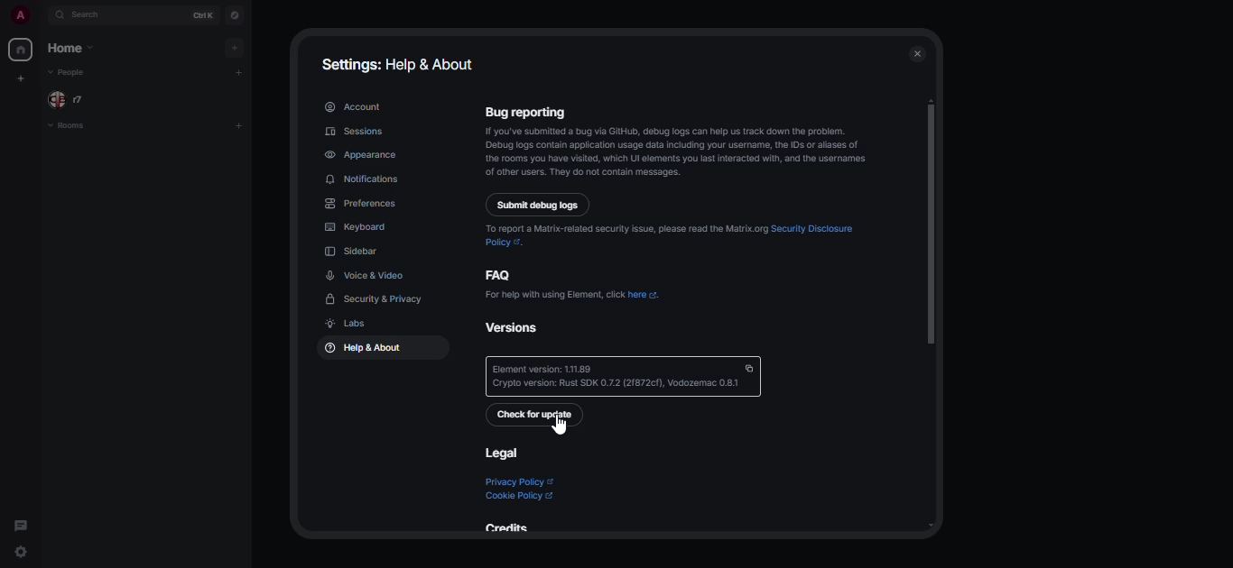 The width and height of the screenshot is (1233, 568). What do you see at coordinates (20, 50) in the screenshot?
I see `home` at bounding box center [20, 50].